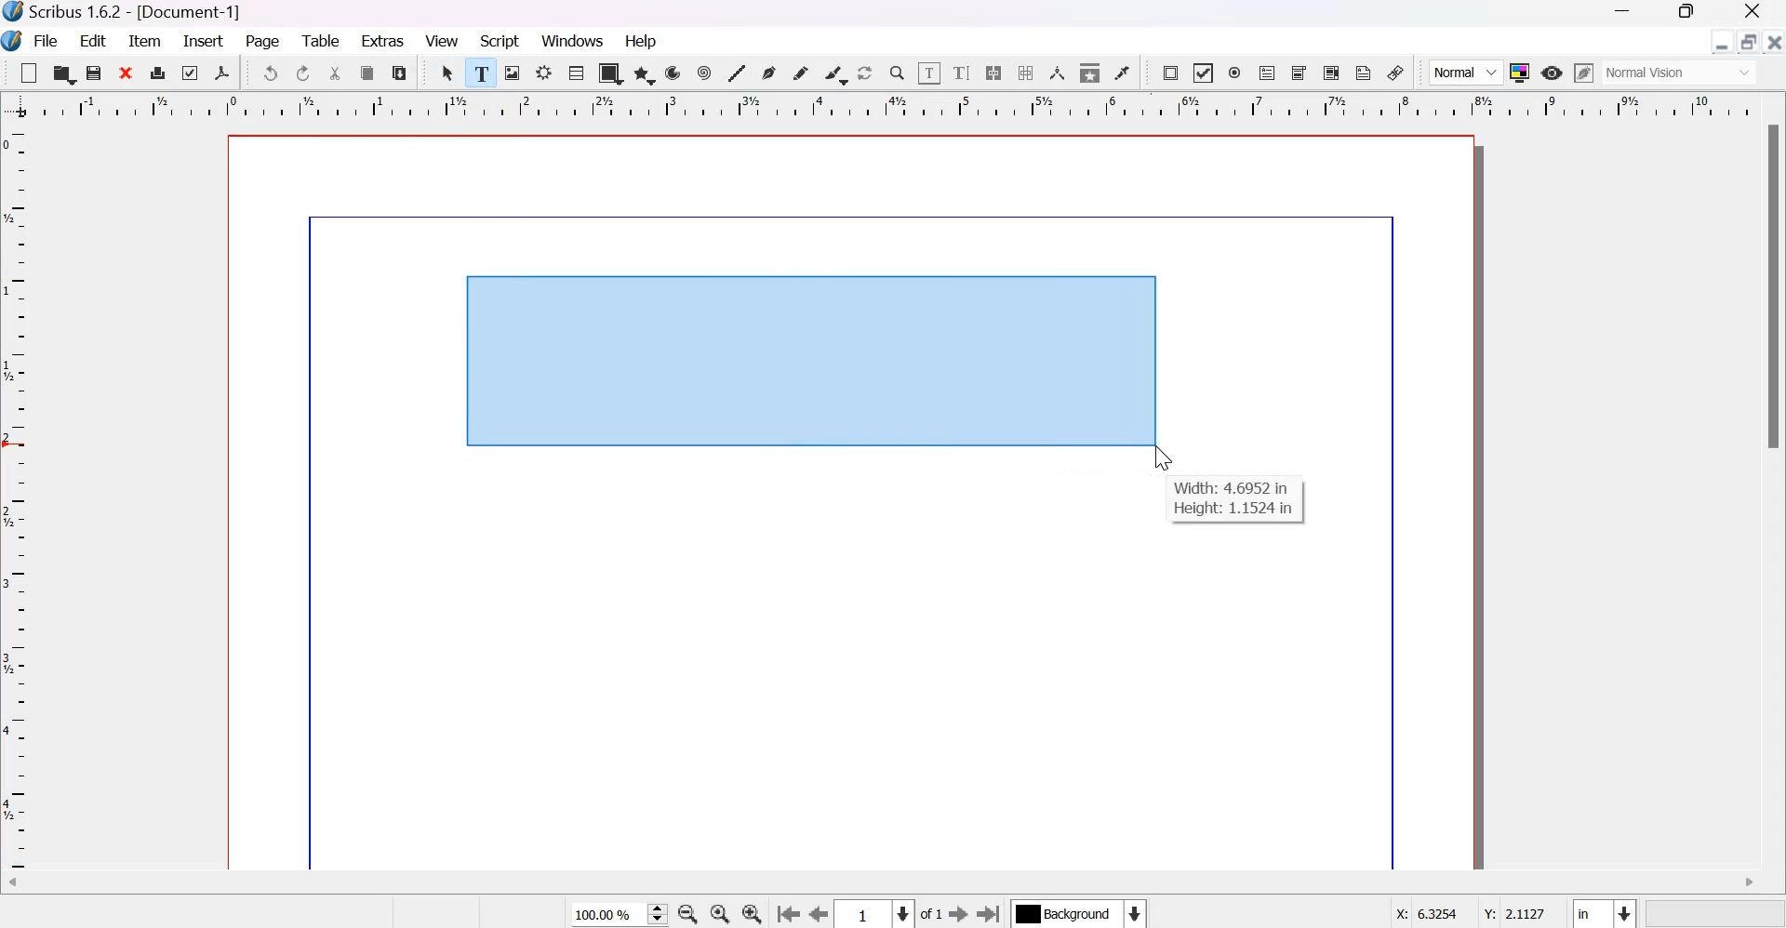 This screenshot has width=1786, height=928. Describe the element at coordinates (130, 13) in the screenshot. I see `Scribus 1.6.2 - [Document-1]` at that location.